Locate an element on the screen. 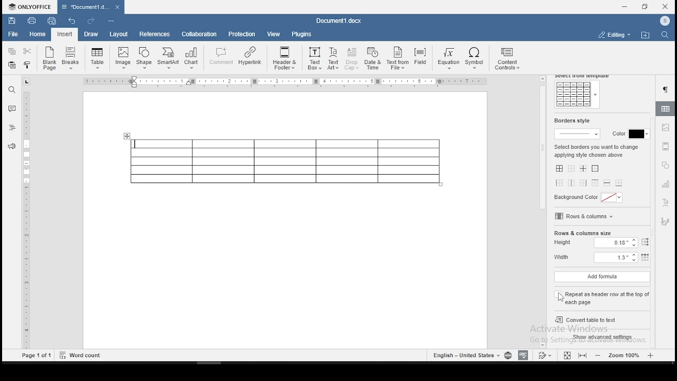 The height and width of the screenshot is (381, 677). table style templates is located at coordinates (577, 95).